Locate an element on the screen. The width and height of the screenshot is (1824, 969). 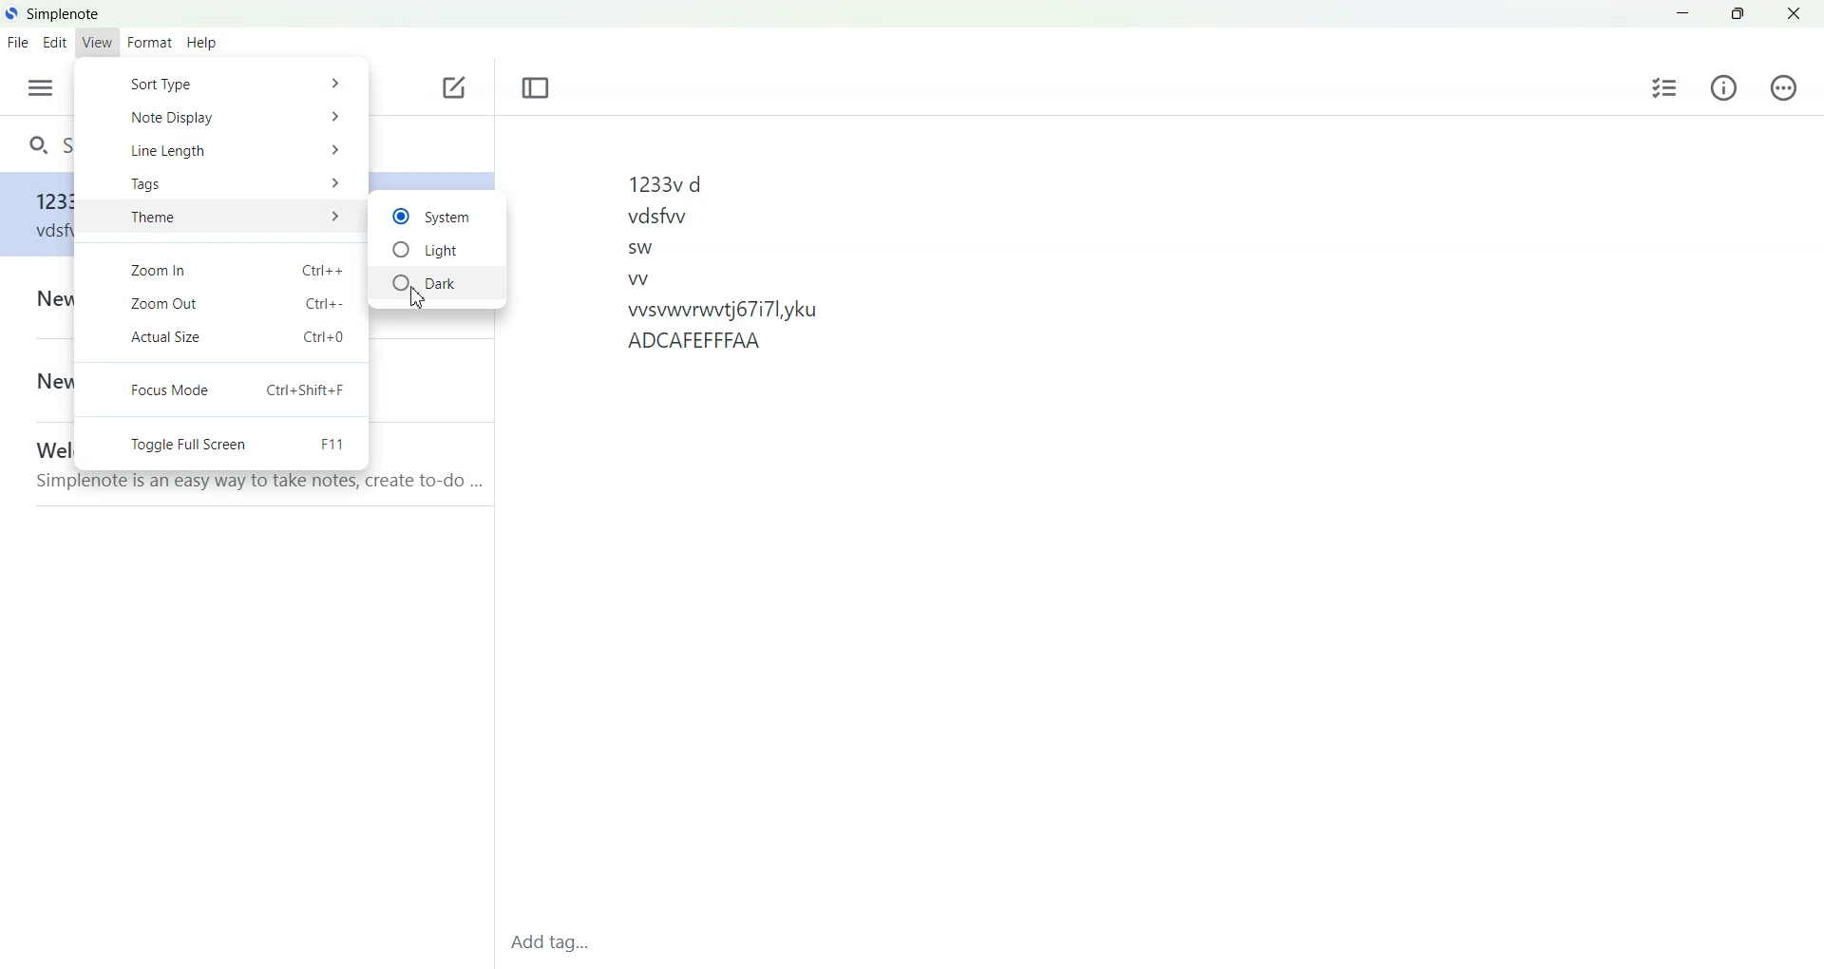
open sidebar is located at coordinates (41, 87).